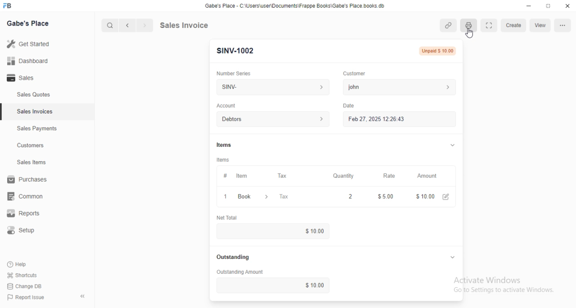  Describe the element at coordinates (261, 119) in the screenshot. I see `debtors` at that location.